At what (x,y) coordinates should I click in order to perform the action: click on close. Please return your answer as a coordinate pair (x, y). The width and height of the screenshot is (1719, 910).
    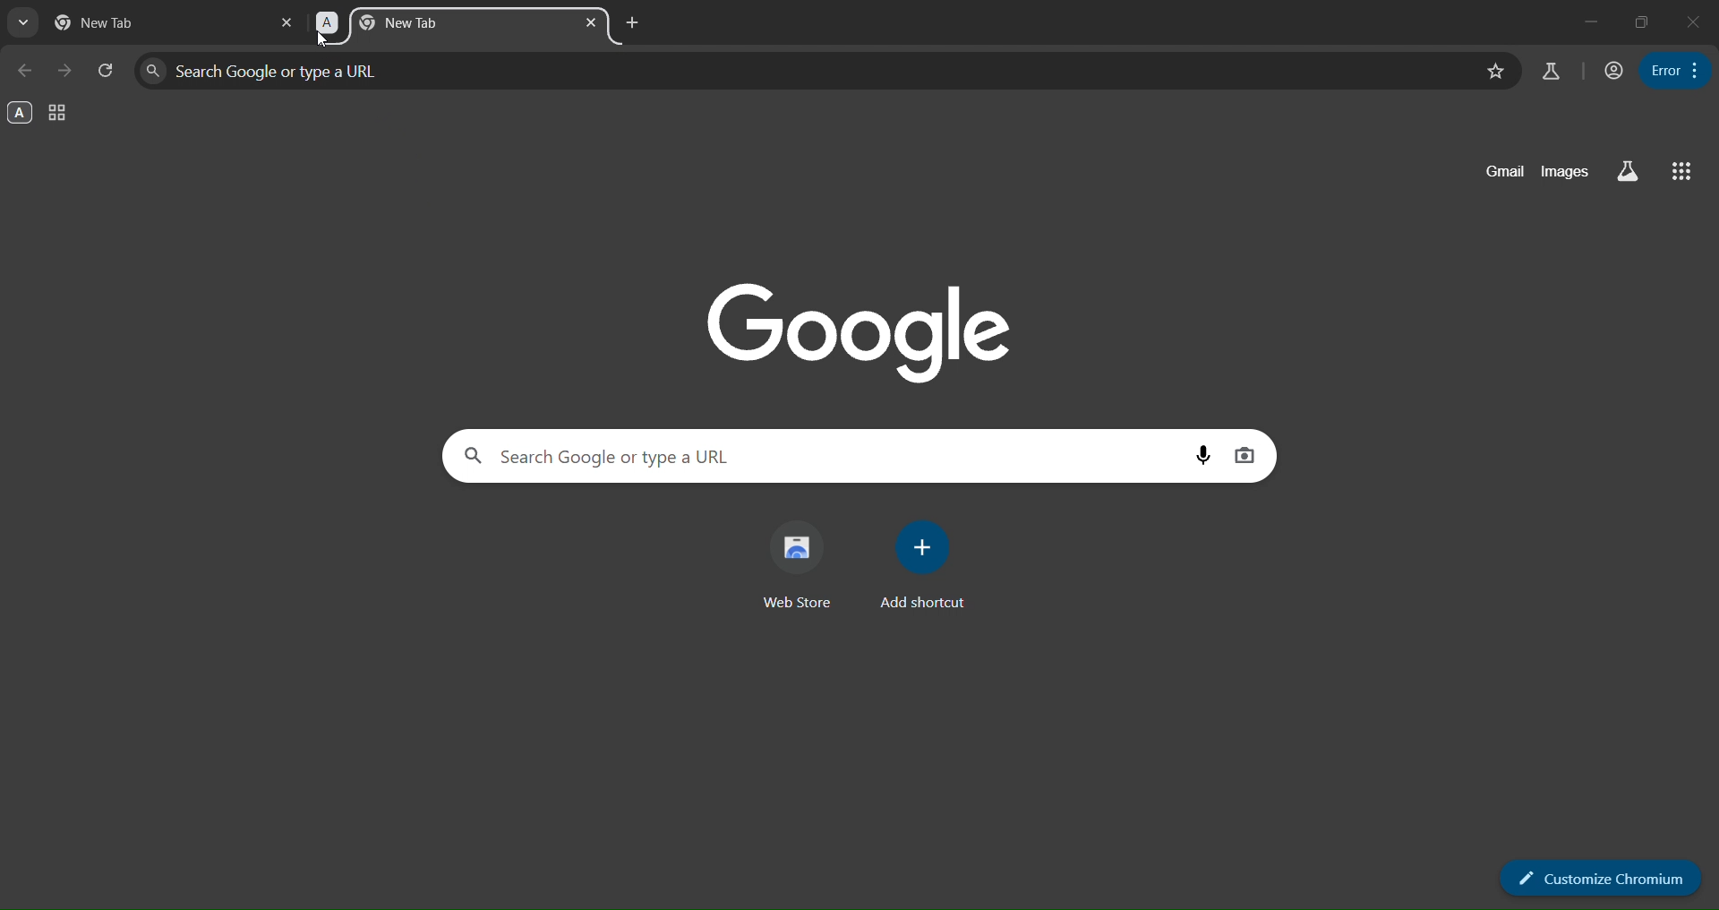
    Looking at the image, I should click on (1694, 20).